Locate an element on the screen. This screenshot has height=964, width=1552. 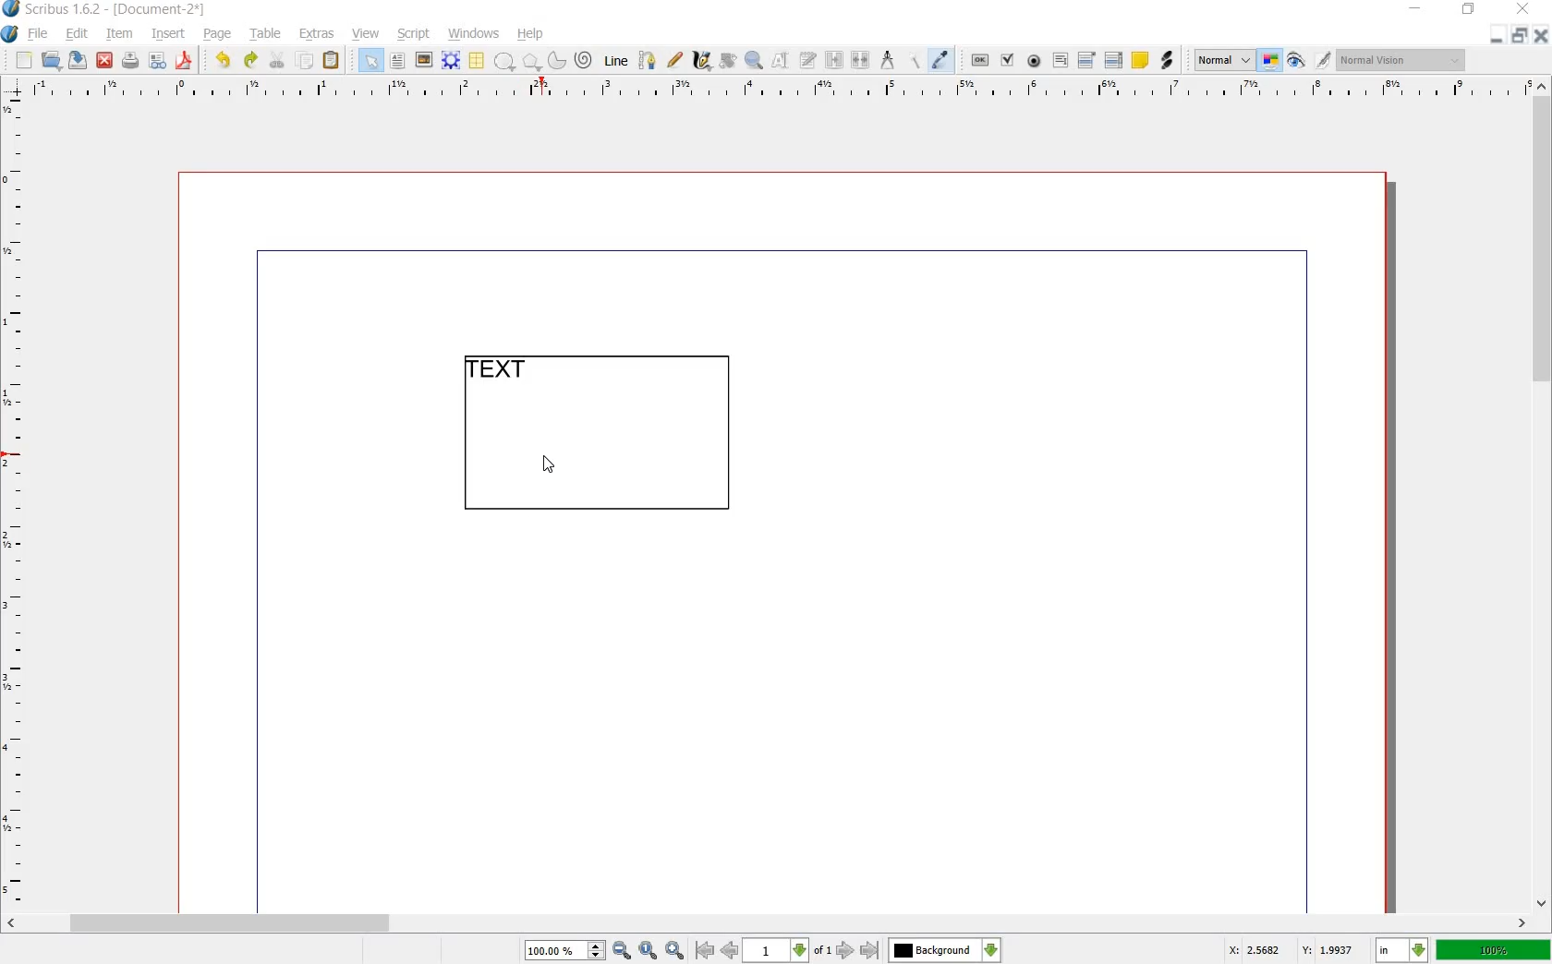
X: 2.5682 Y: 1.9937 is located at coordinates (1291, 949).